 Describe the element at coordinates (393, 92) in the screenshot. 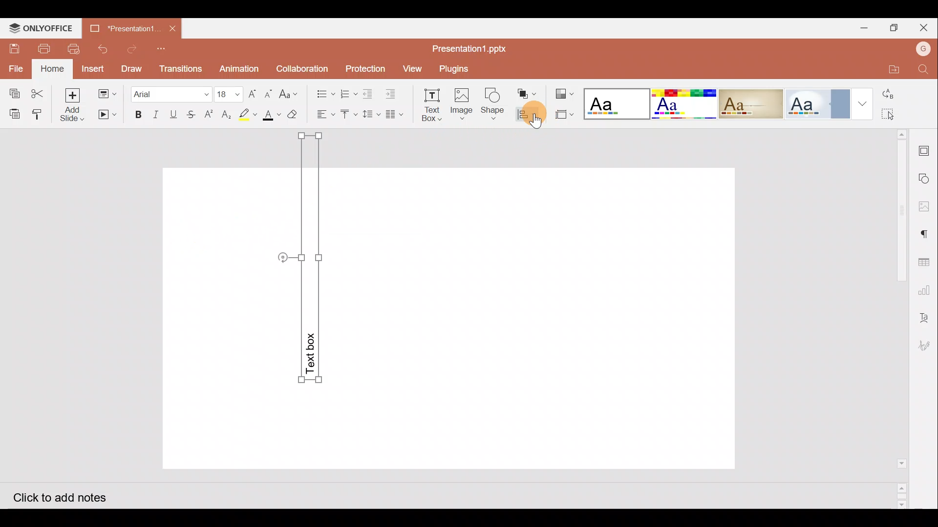

I see `Increase indent` at that location.